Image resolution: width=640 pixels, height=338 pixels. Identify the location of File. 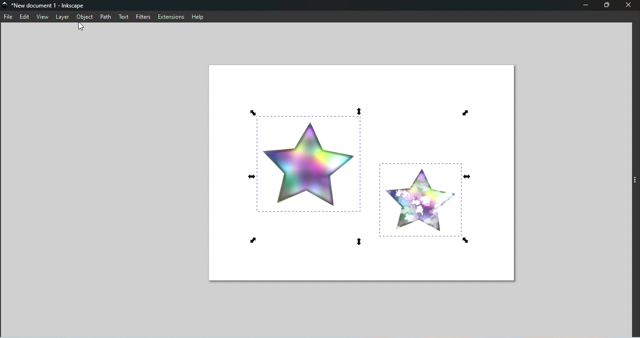
(8, 17).